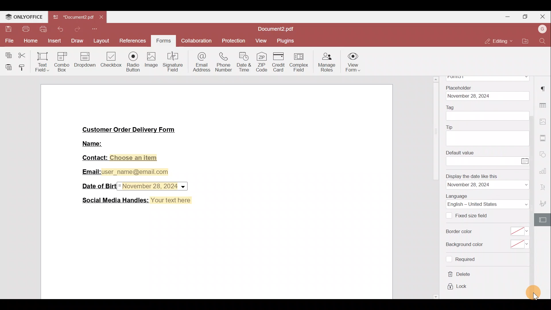  I want to click on Quick print, so click(43, 29).